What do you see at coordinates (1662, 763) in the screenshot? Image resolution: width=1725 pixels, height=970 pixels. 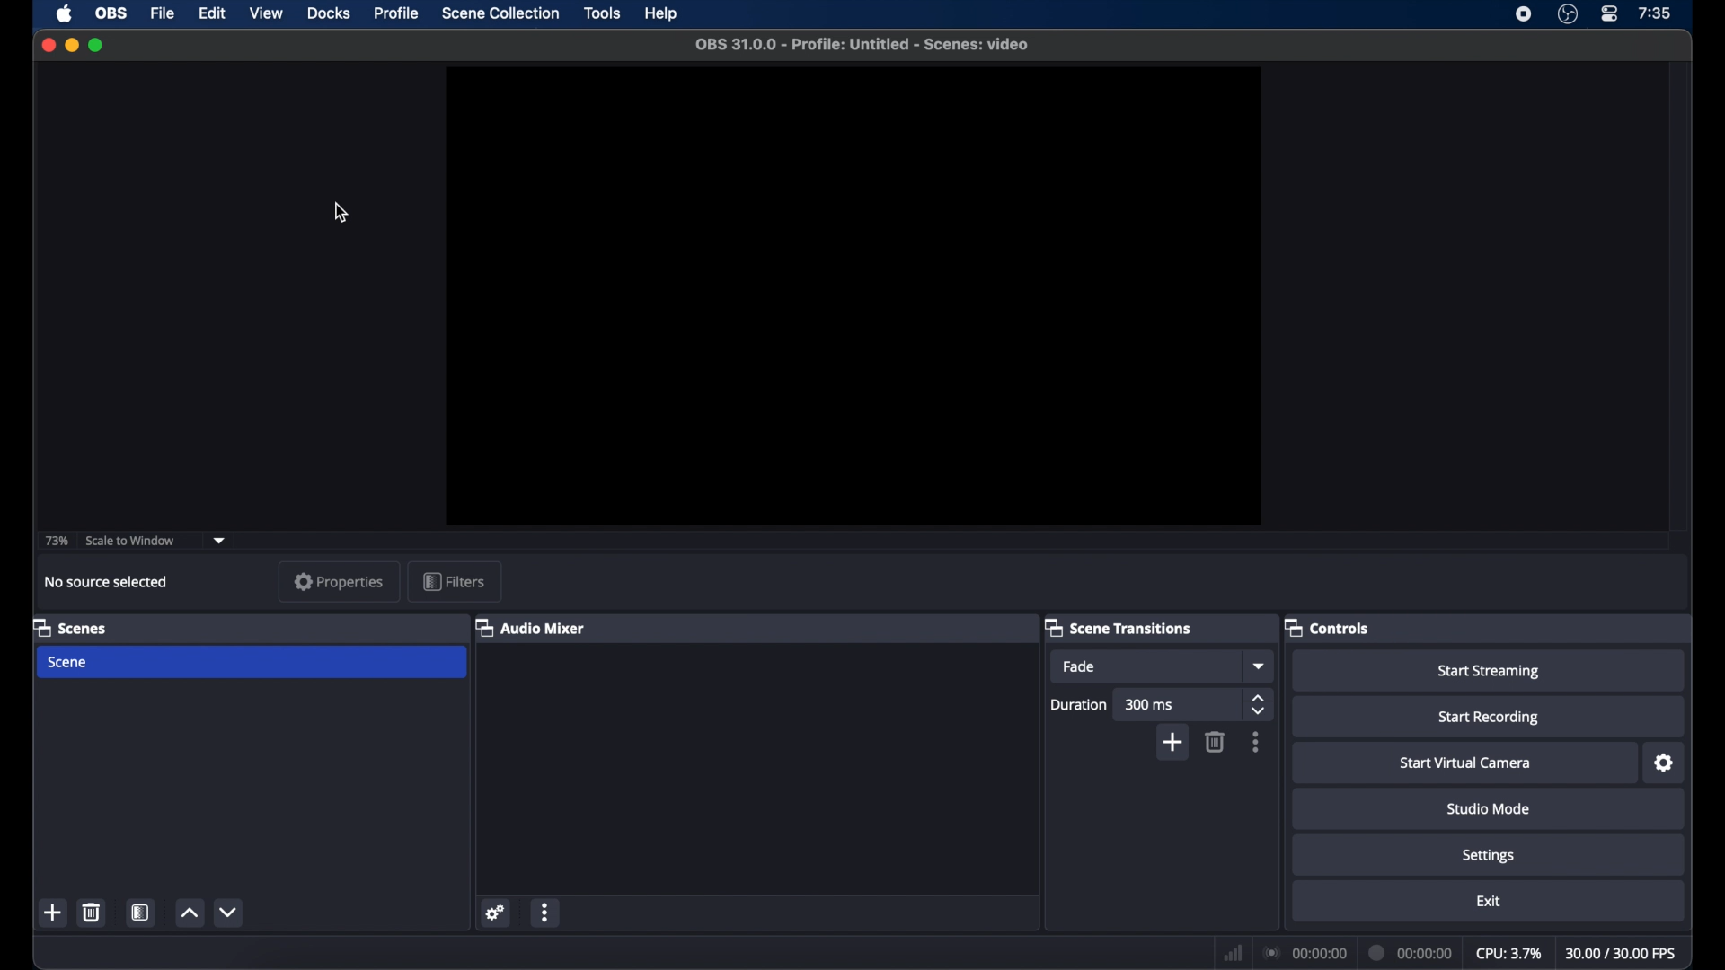 I see `settings` at bounding box center [1662, 763].